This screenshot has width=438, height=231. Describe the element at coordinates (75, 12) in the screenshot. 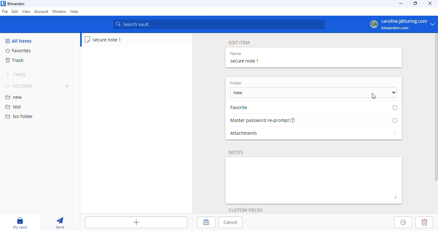

I see `help` at that location.